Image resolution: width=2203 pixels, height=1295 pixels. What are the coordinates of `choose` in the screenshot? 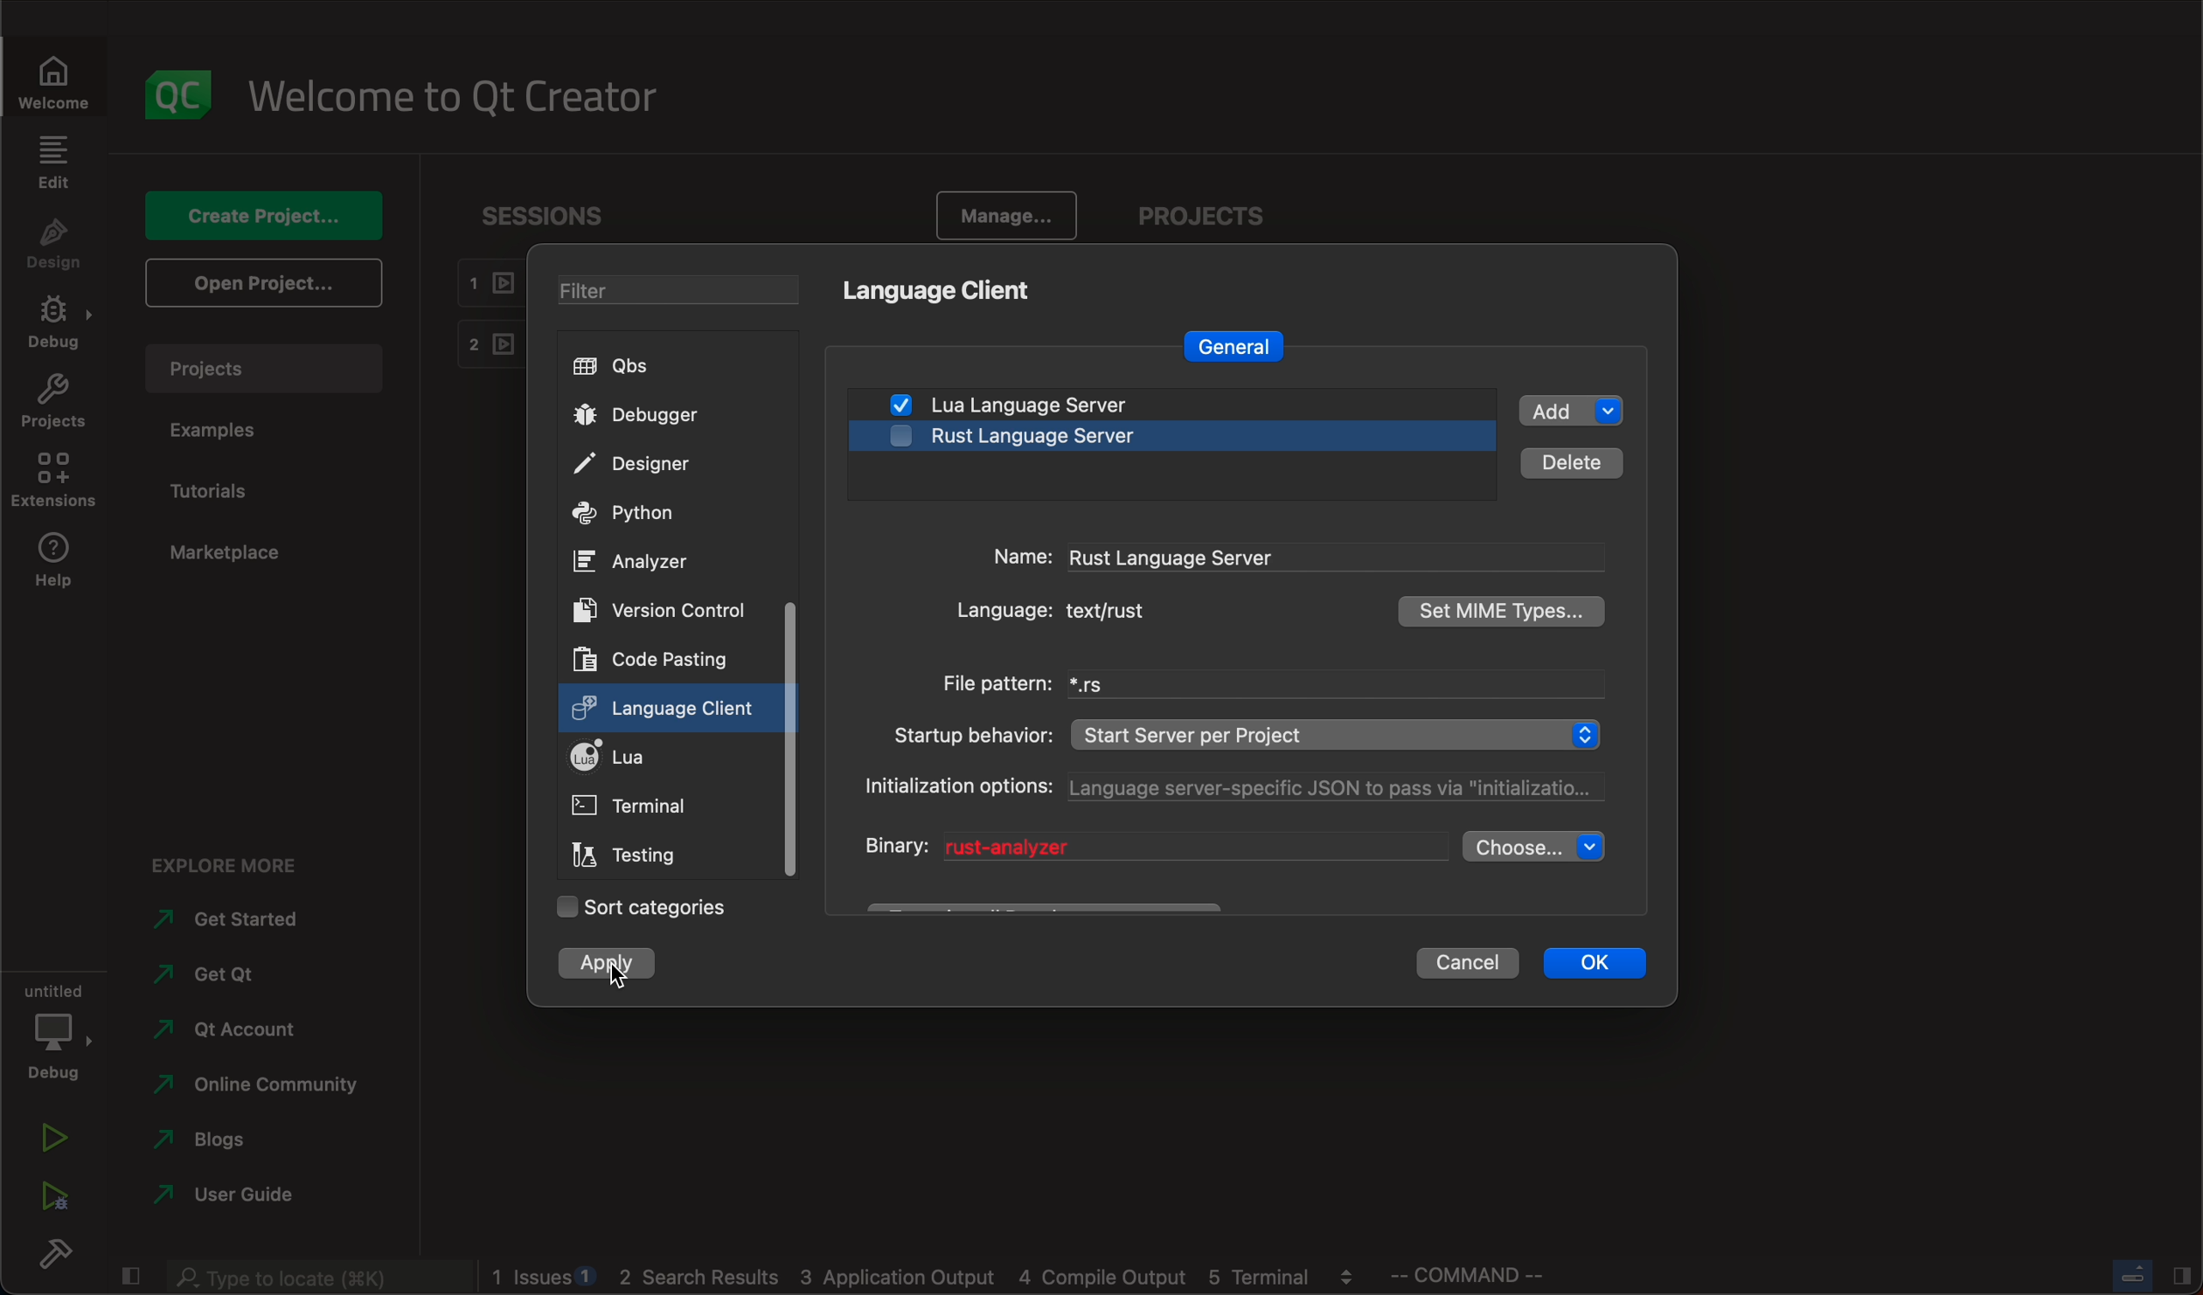 It's located at (1543, 848).